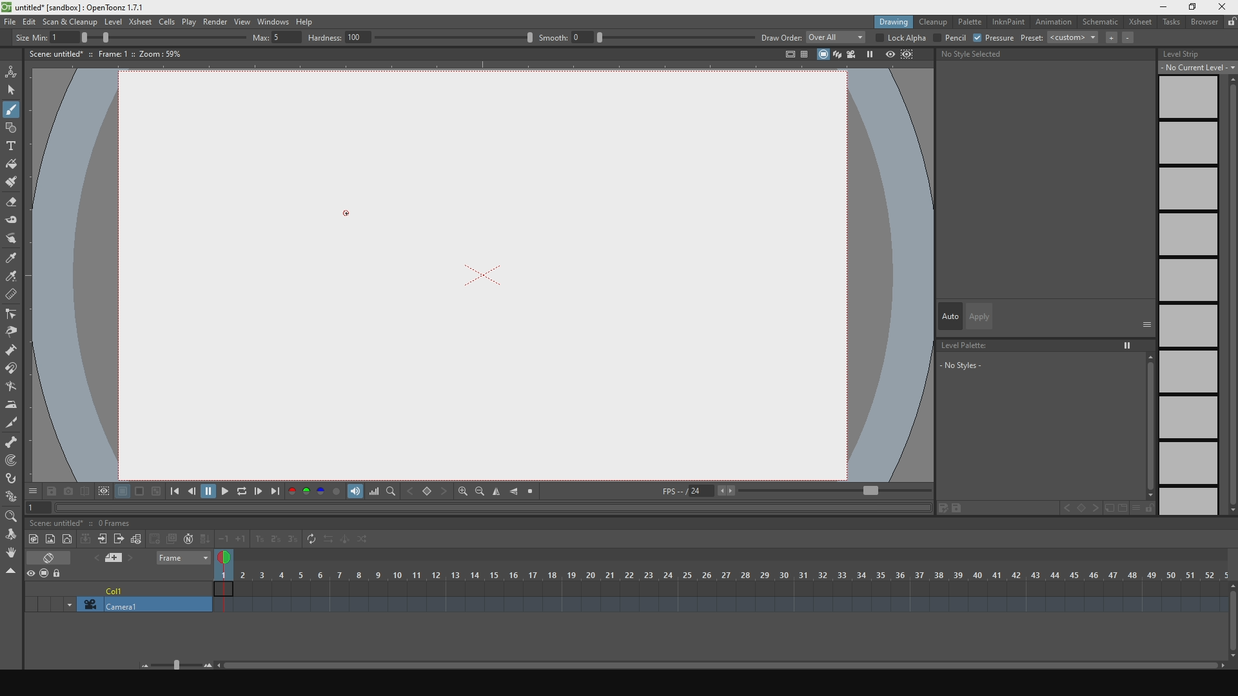 This screenshot has height=696, width=1238. What do you see at coordinates (1190, 297) in the screenshot?
I see `empty slides` at bounding box center [1190, 297].